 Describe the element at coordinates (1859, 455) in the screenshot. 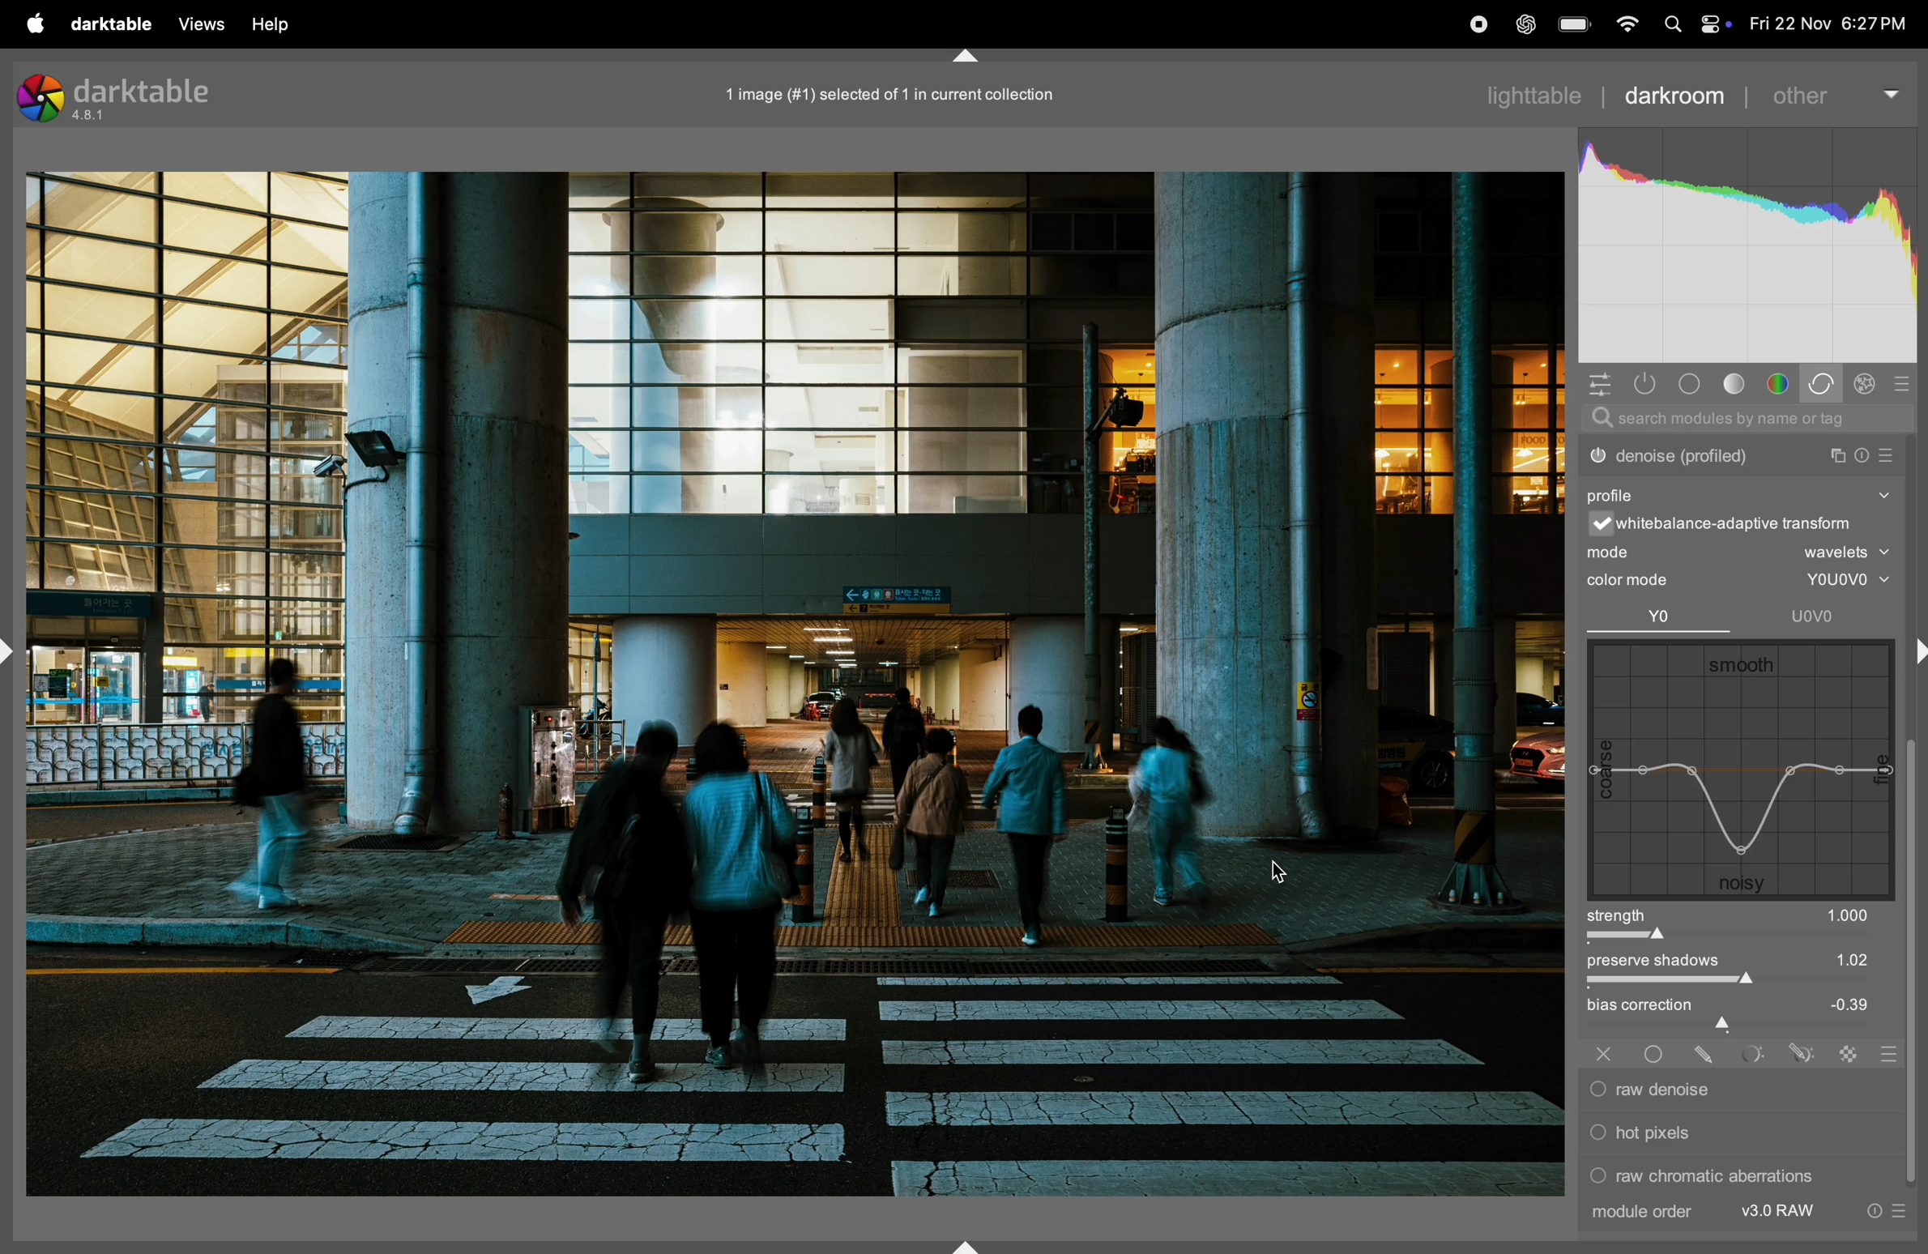

I see `reset` at that location.